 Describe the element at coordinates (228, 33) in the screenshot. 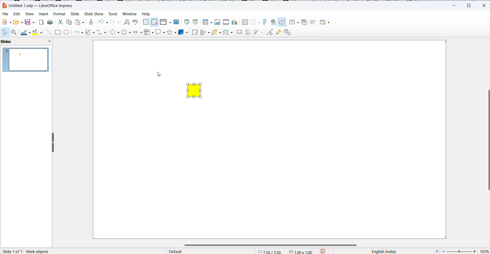

I see `distribute objects` at that location.